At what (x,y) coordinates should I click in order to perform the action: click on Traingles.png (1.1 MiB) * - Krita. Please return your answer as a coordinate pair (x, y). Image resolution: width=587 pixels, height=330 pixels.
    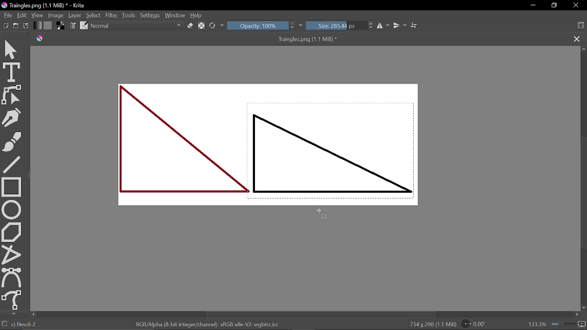
    Looking at the image, I should click on (45, 5).